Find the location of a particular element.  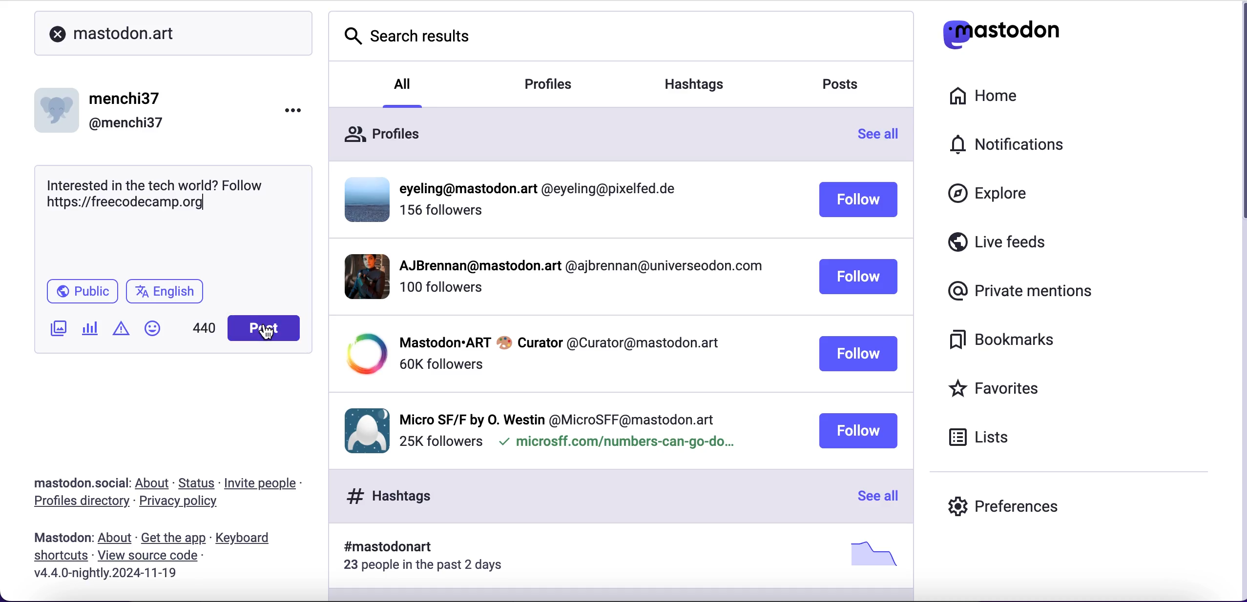

follow is located at coordinates (857, 353).